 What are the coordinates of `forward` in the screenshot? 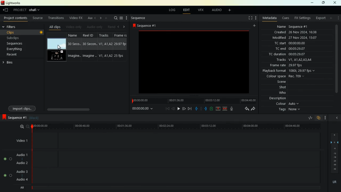 It's located at (254, 110).